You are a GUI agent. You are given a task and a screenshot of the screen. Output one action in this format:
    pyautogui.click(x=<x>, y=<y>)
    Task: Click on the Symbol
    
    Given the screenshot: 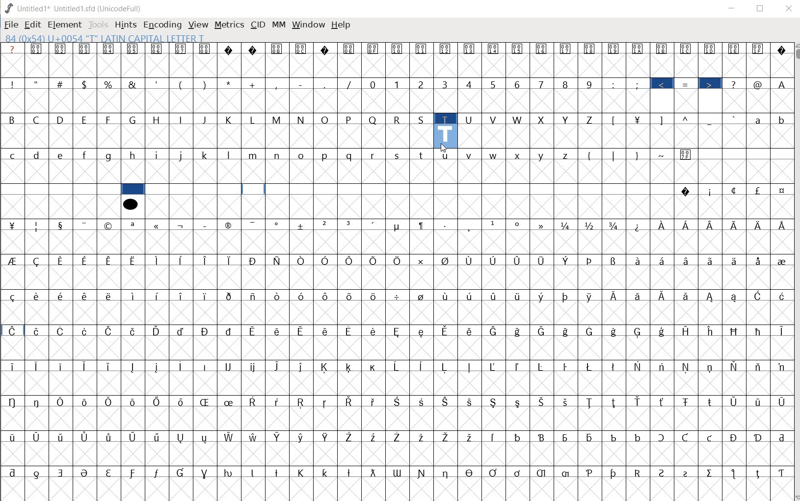 What is the action you would take?
    pyautogui.click(x=423, y=401)
    